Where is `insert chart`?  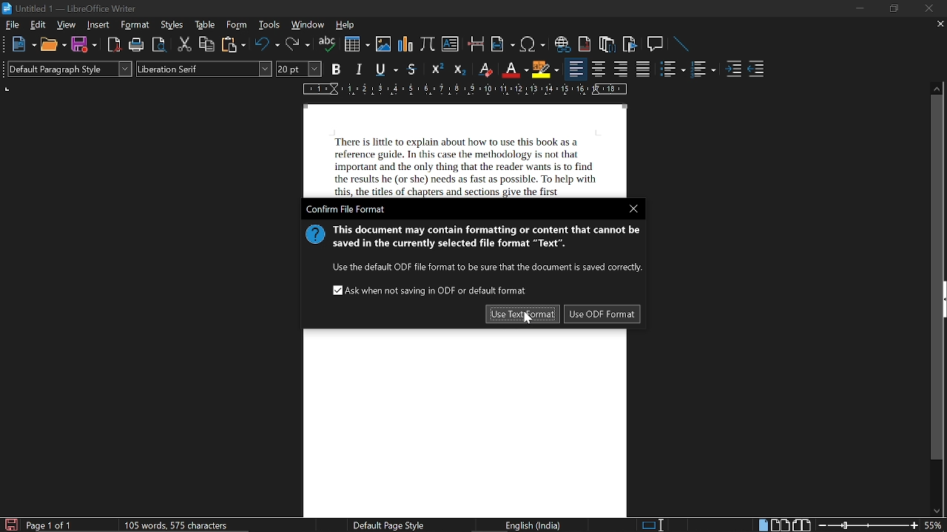
insert chart is located at coordinates (405, 45).